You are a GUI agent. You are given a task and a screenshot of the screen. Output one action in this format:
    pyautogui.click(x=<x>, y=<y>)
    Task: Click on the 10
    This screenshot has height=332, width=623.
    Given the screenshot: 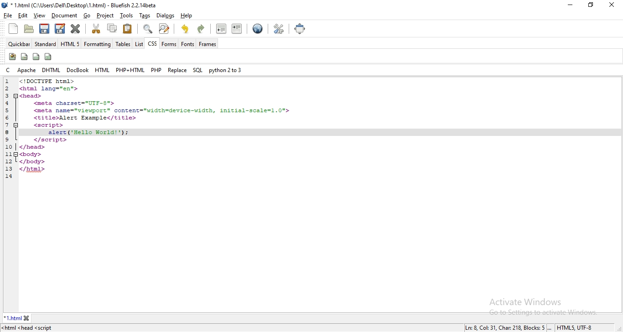 What is the action you would take?
    pyautogui.click(x=10, y=146)
    